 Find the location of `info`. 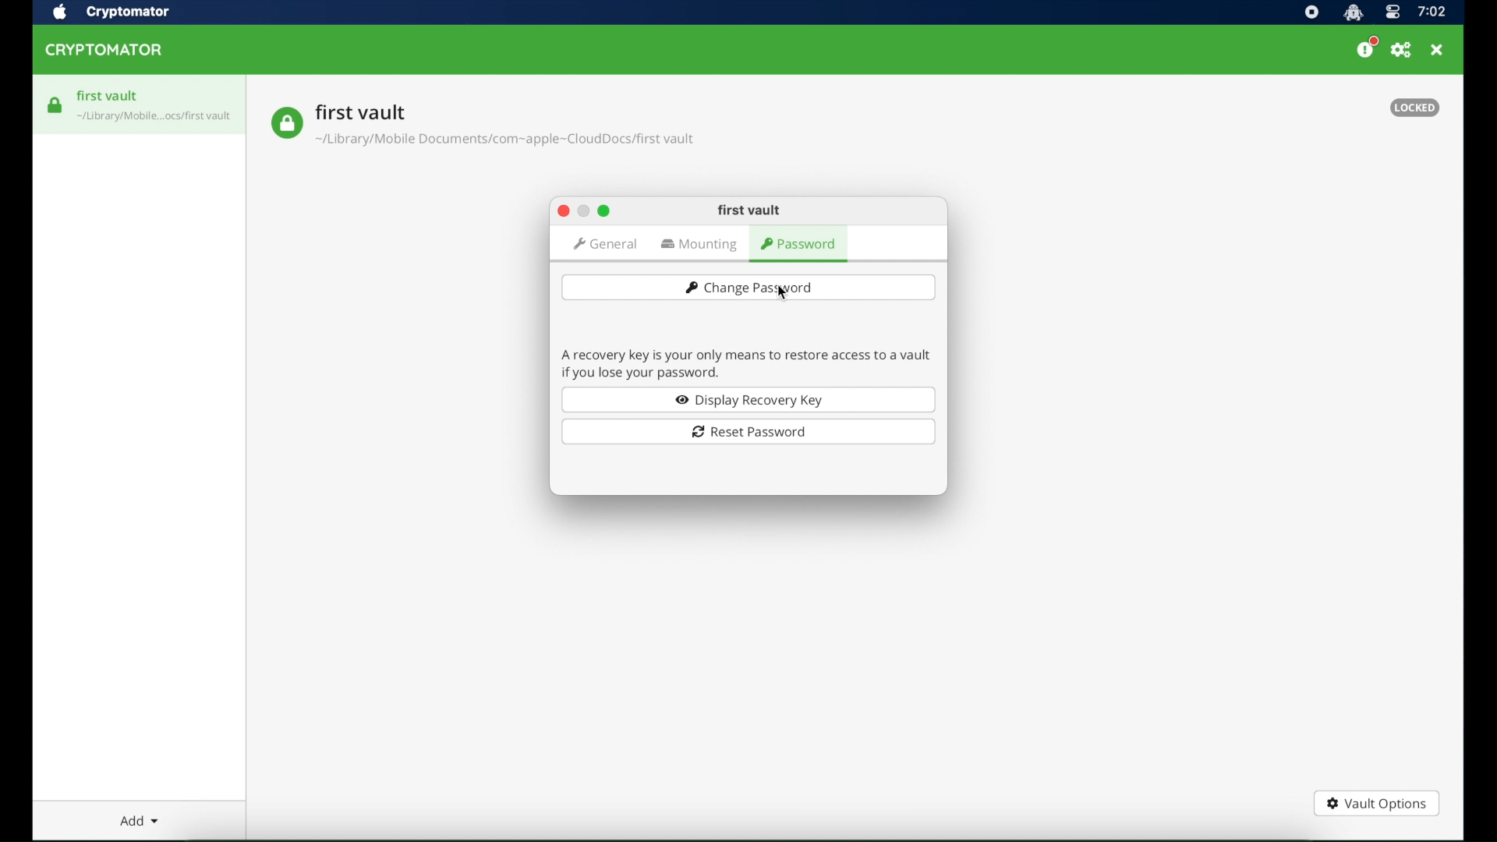

info is located at coordinates (746, 363).